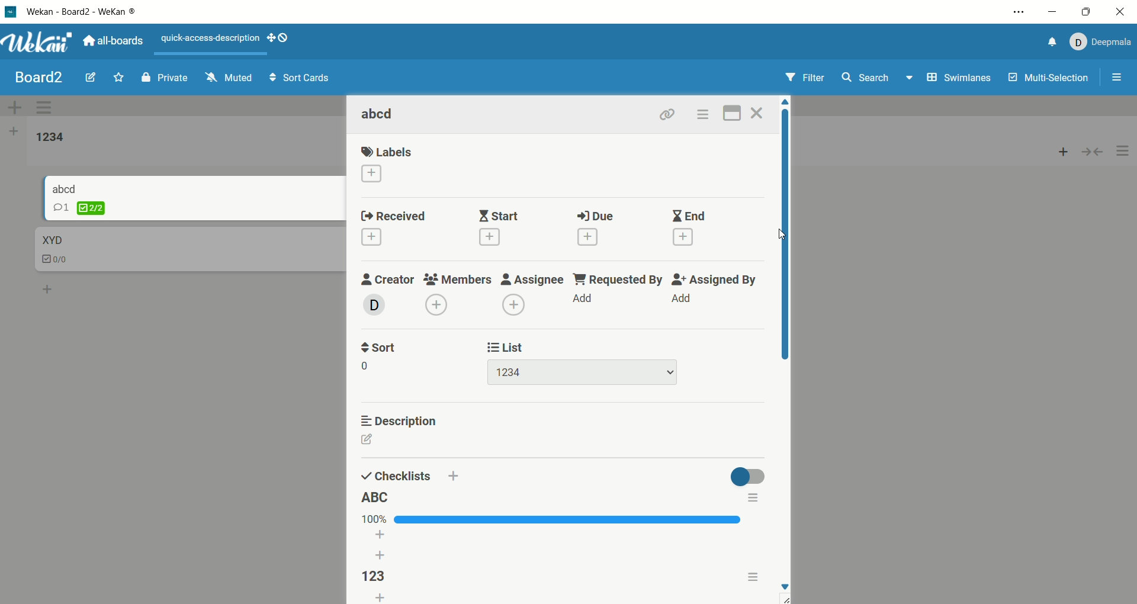 Image resolution: width=1137 pixels, height=604 pixels. Describe the element at coordinates (113, 40) in the screenshot. I see `all boards` at that location.